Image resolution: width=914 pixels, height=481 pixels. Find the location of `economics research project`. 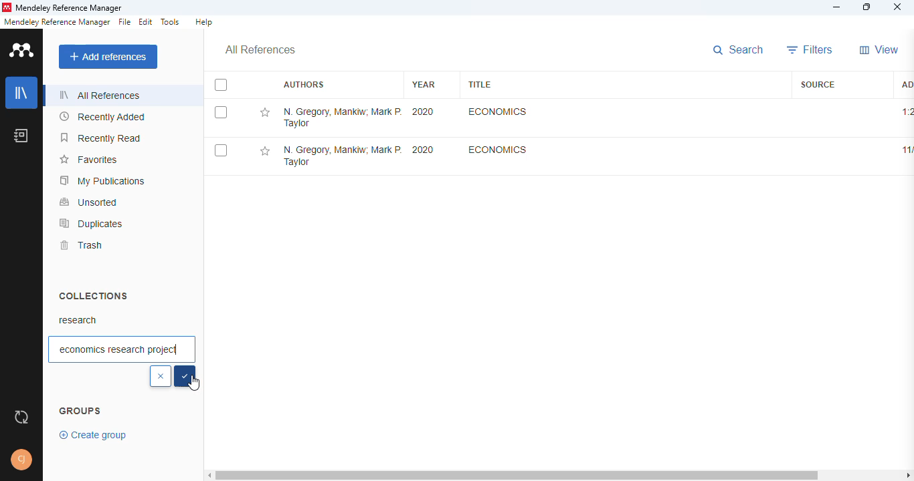

economics research project is located at coordinates (122, 349).